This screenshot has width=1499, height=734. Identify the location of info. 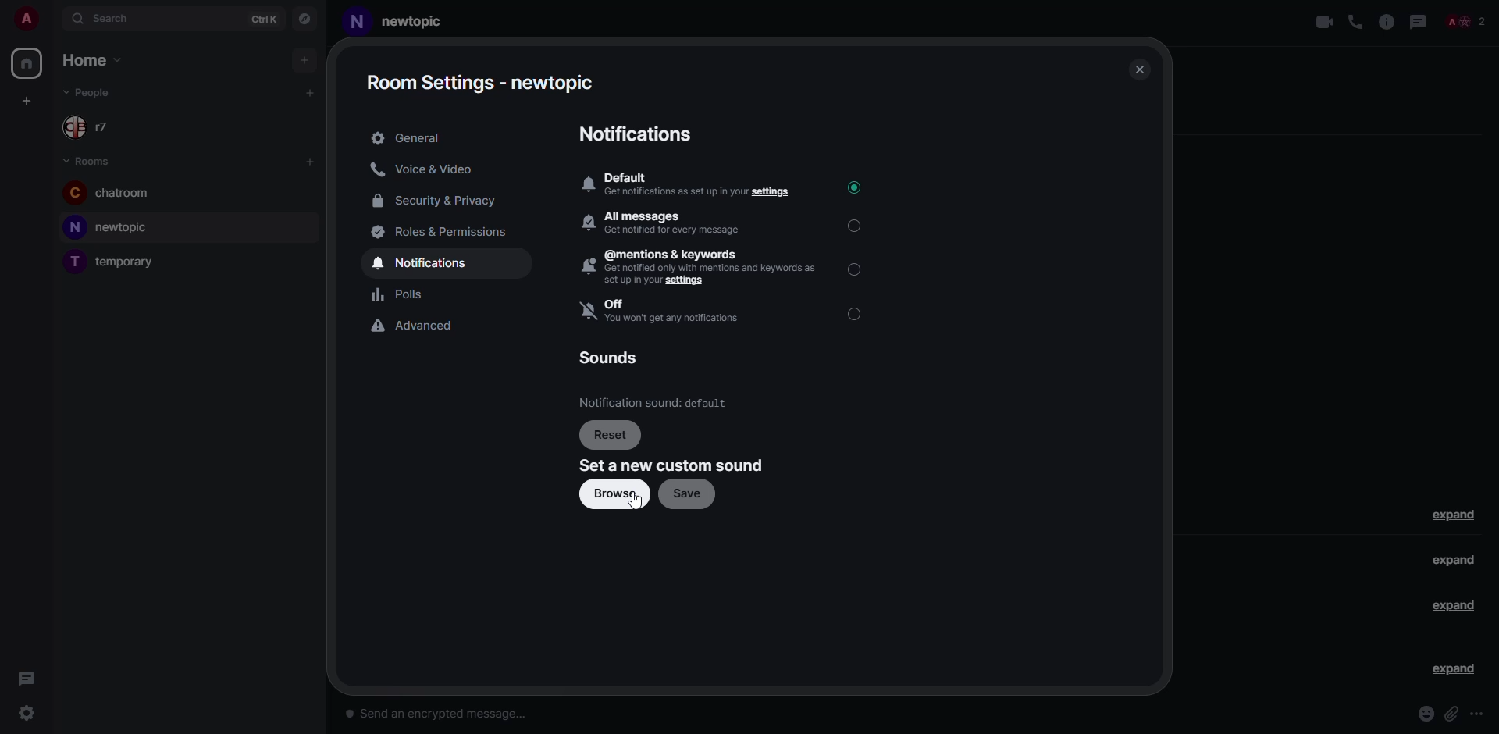
(1387, 21).